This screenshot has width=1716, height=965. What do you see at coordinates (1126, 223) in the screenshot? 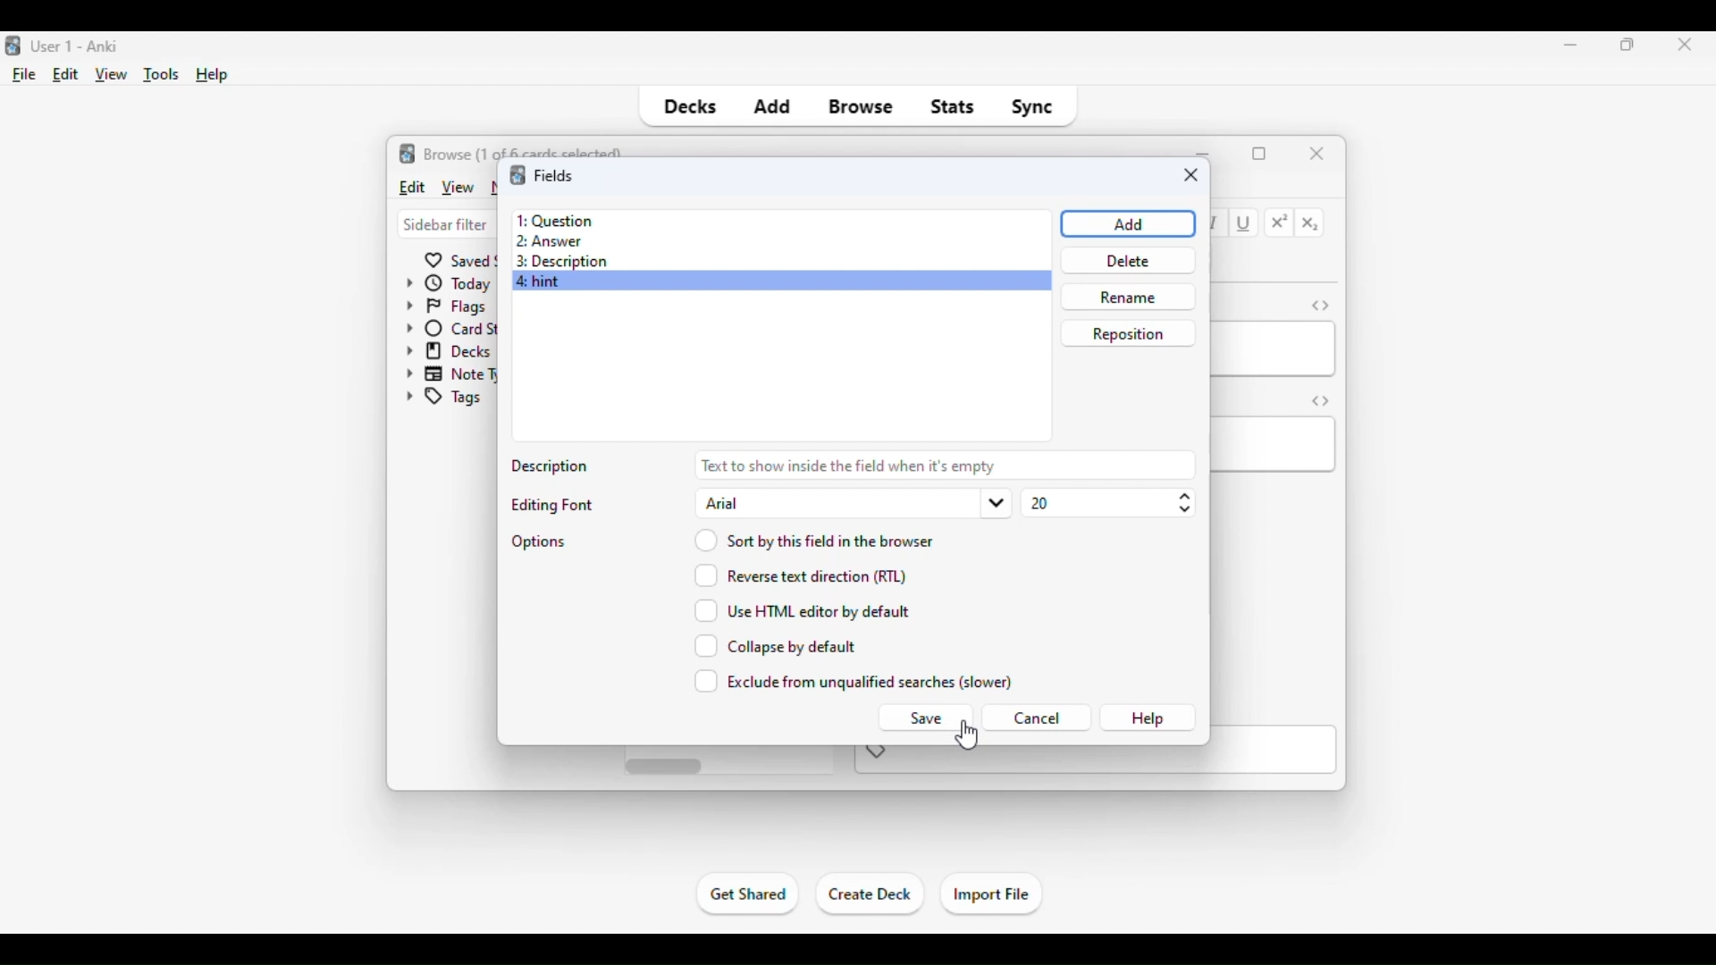
I see `Add` at bounding box center [1126, 223].